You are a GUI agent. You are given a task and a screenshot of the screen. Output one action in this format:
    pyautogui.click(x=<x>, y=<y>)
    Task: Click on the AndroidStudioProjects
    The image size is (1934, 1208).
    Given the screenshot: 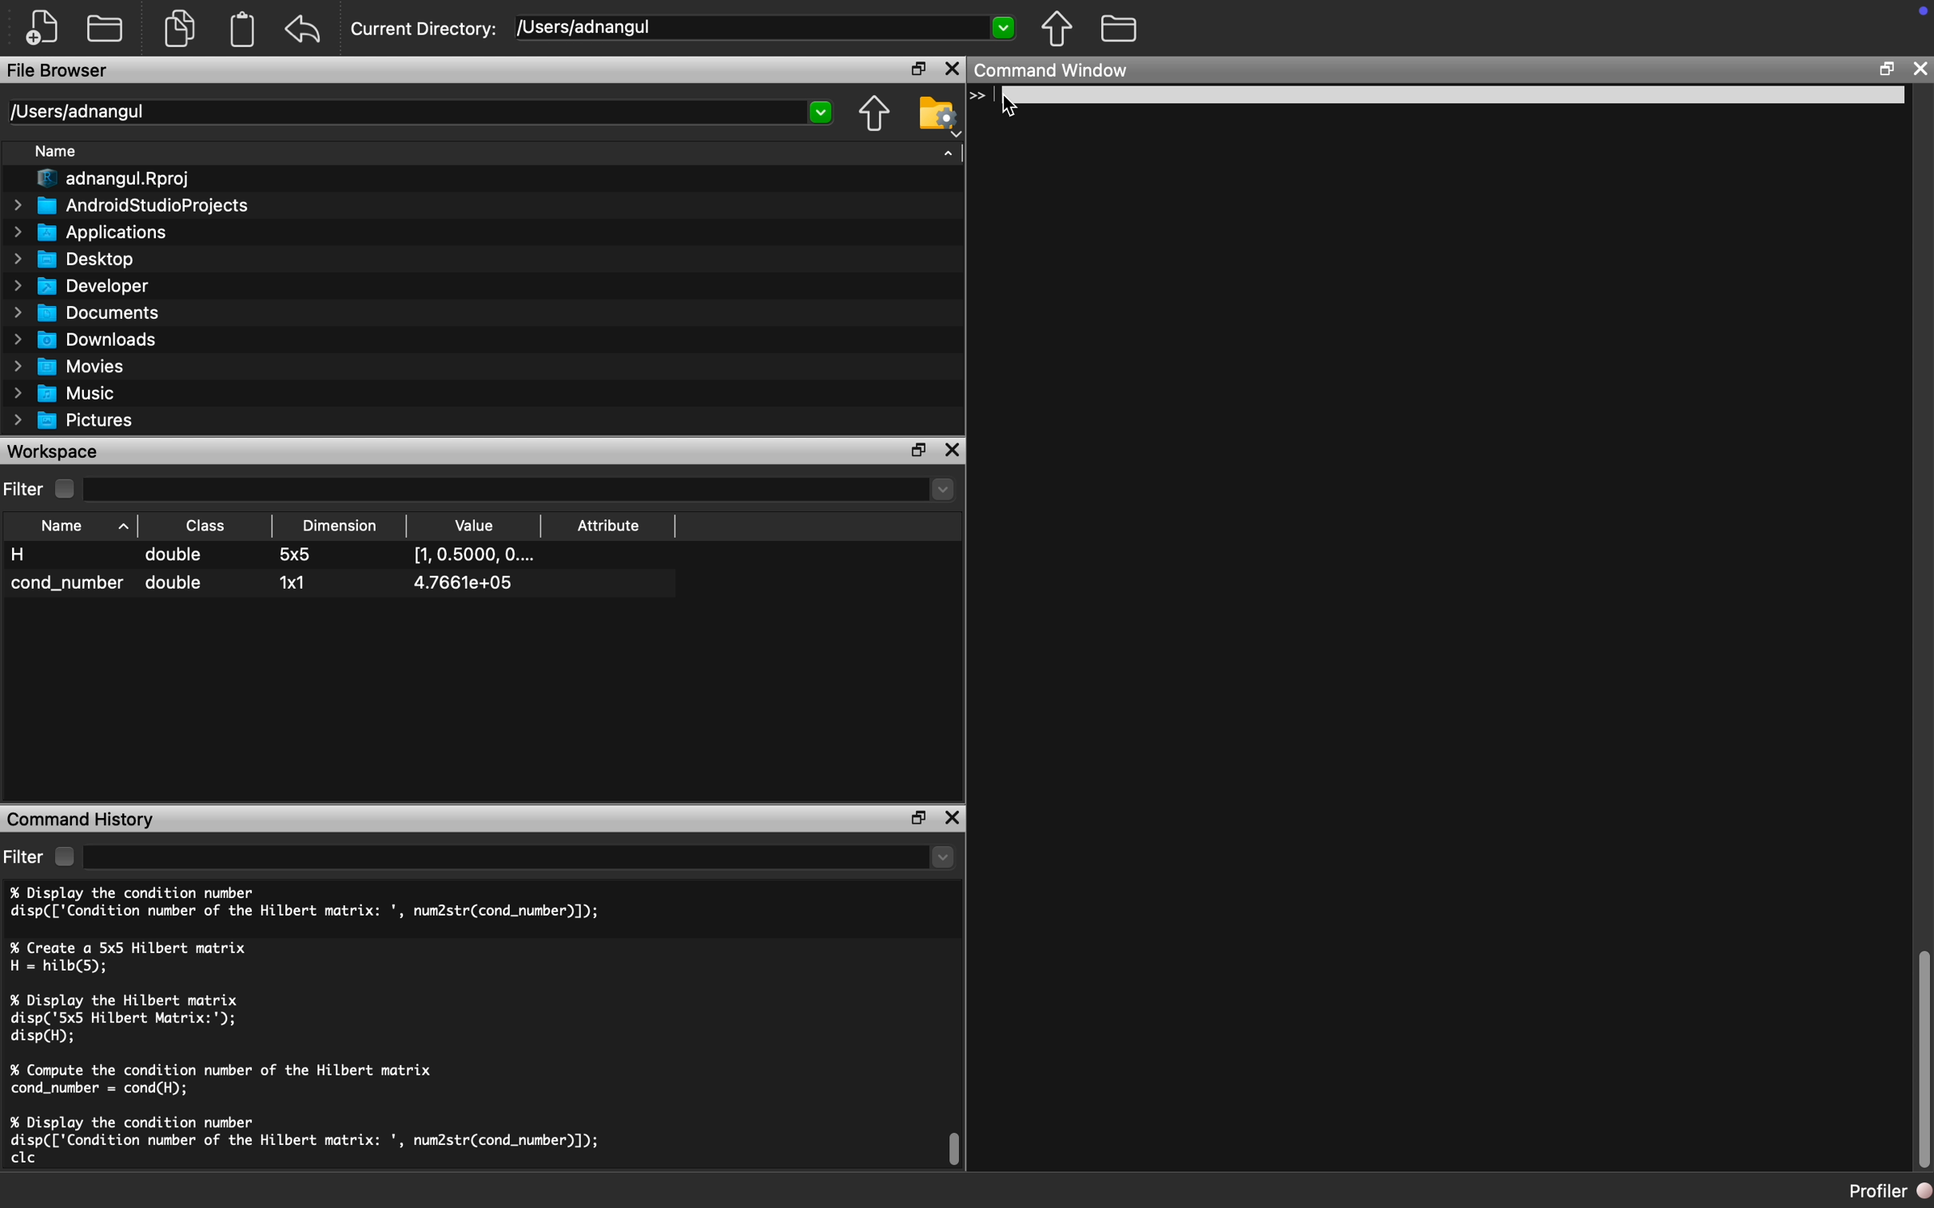 What is the action you would take?
    pyautogui.click(x=130, y=206)
    